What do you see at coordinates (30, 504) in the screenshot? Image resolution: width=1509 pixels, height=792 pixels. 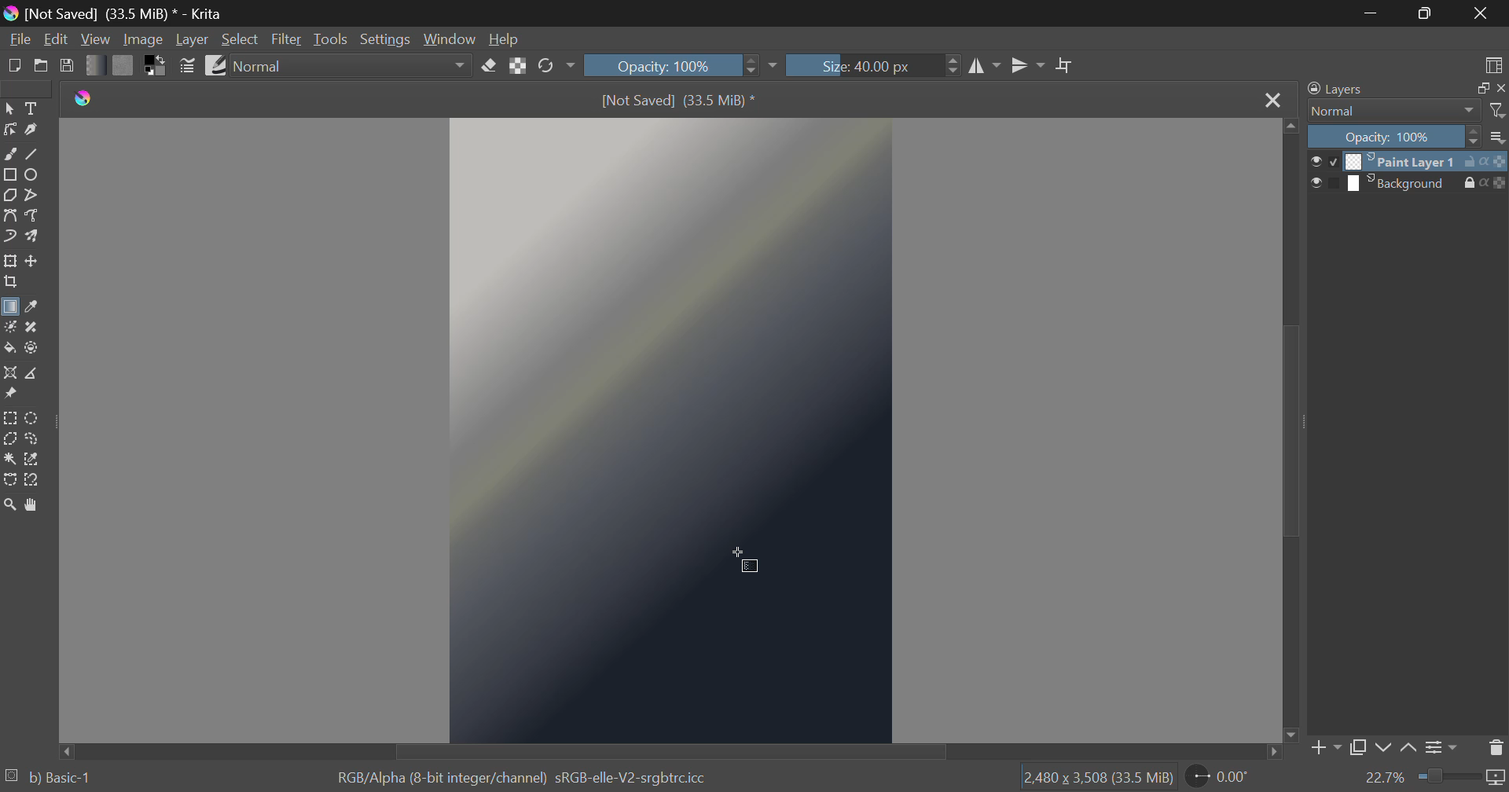 I see `Pan` at bounding box center [30, 504].